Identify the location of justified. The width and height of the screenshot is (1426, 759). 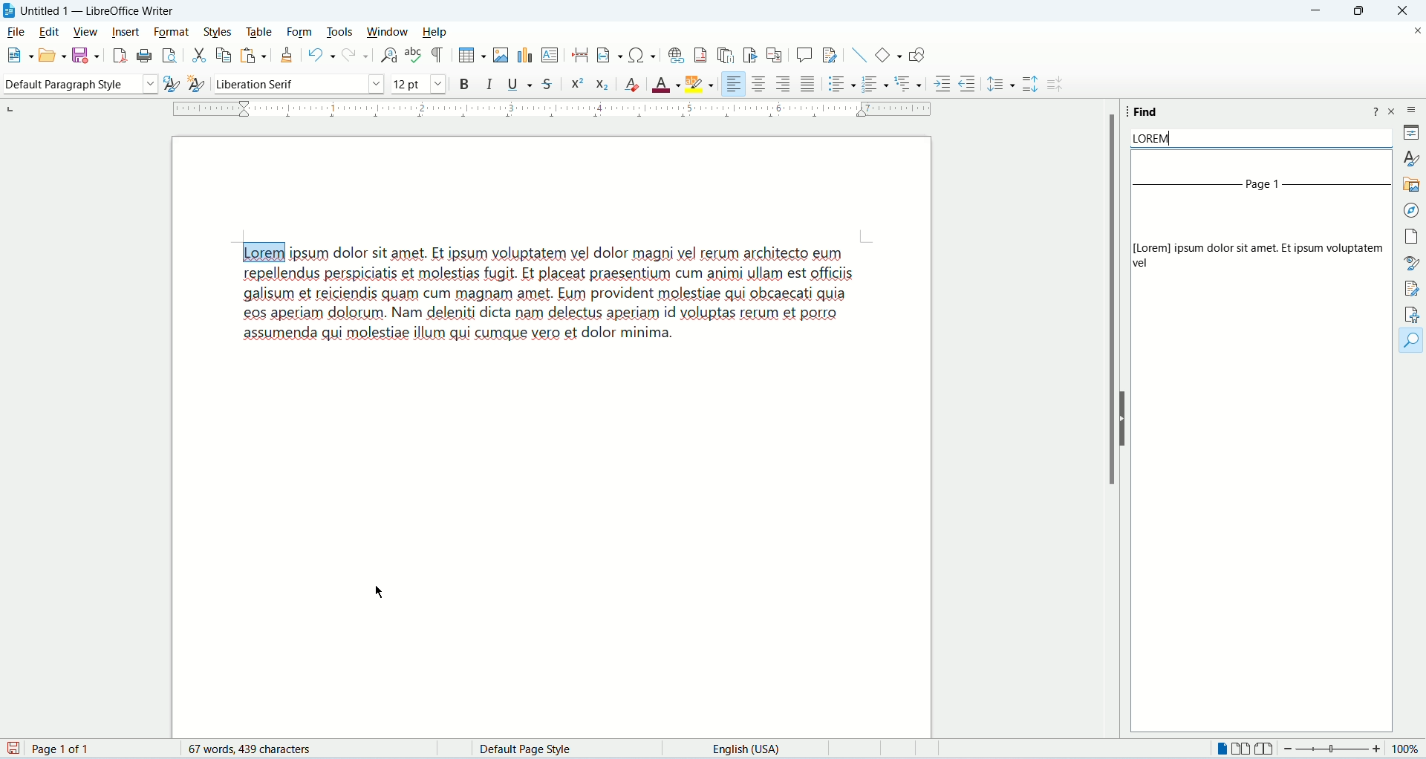
(806, 84).